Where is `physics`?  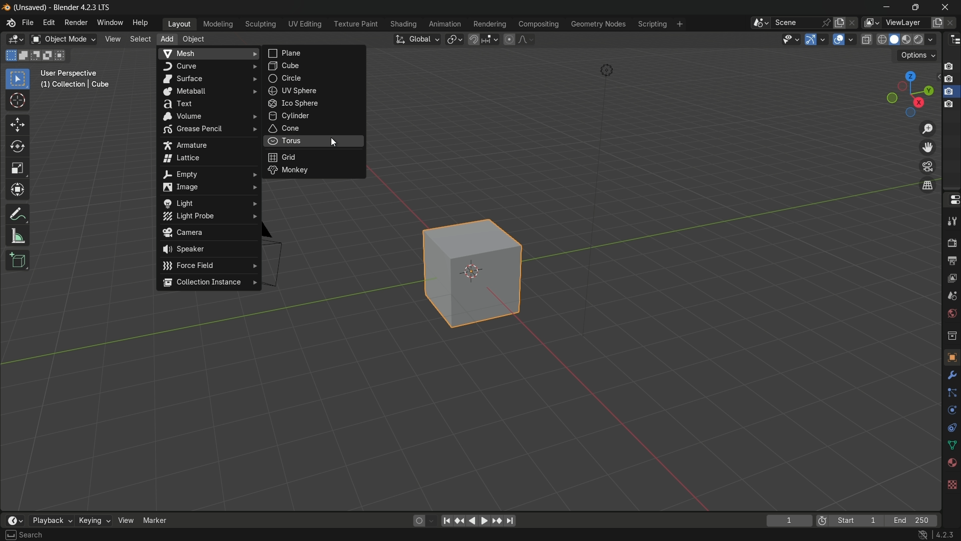 physics is located at coordinates (951, 411).